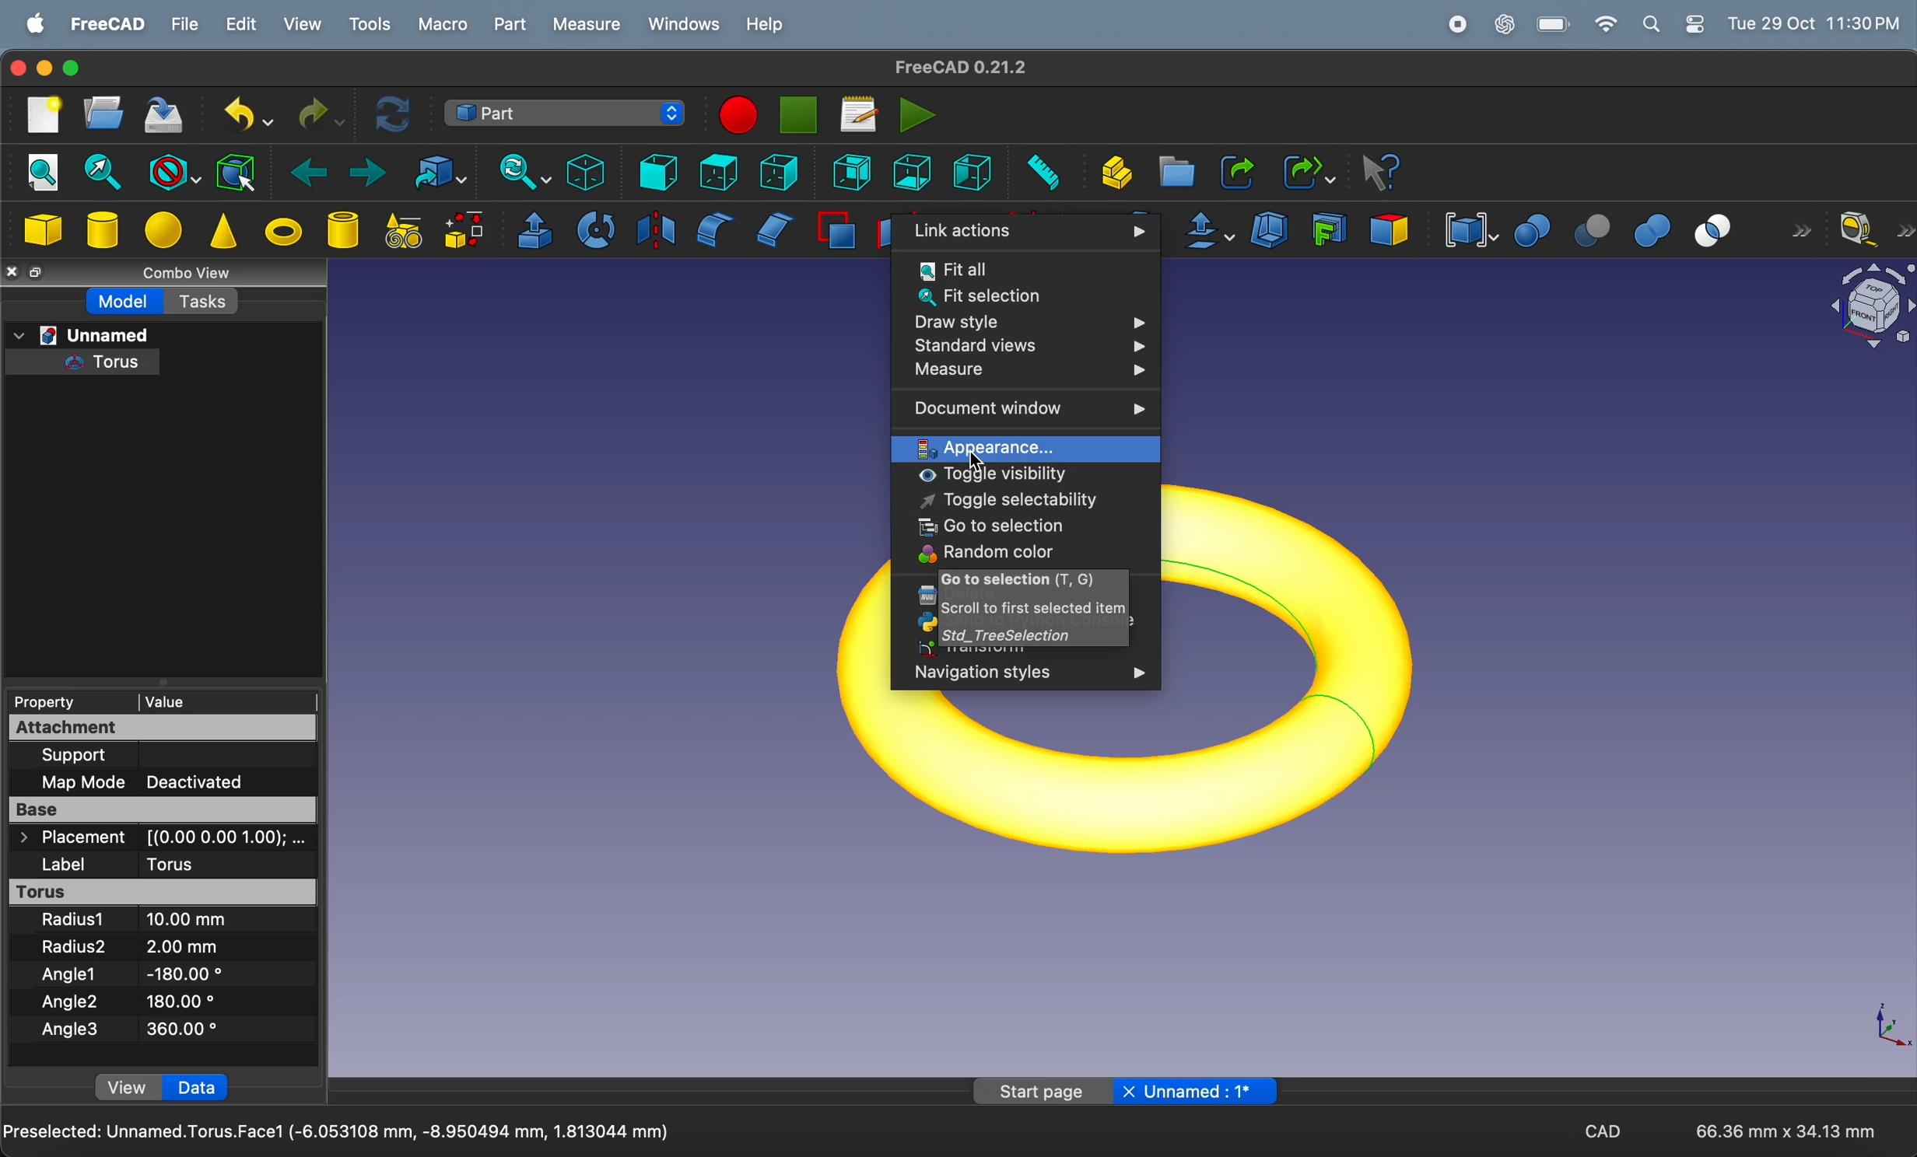 The image size is (1917, 1157). What do you see at coordinates (102, 227) in the screenshot?
I see `cylinder` at bounding box center [102, 227].